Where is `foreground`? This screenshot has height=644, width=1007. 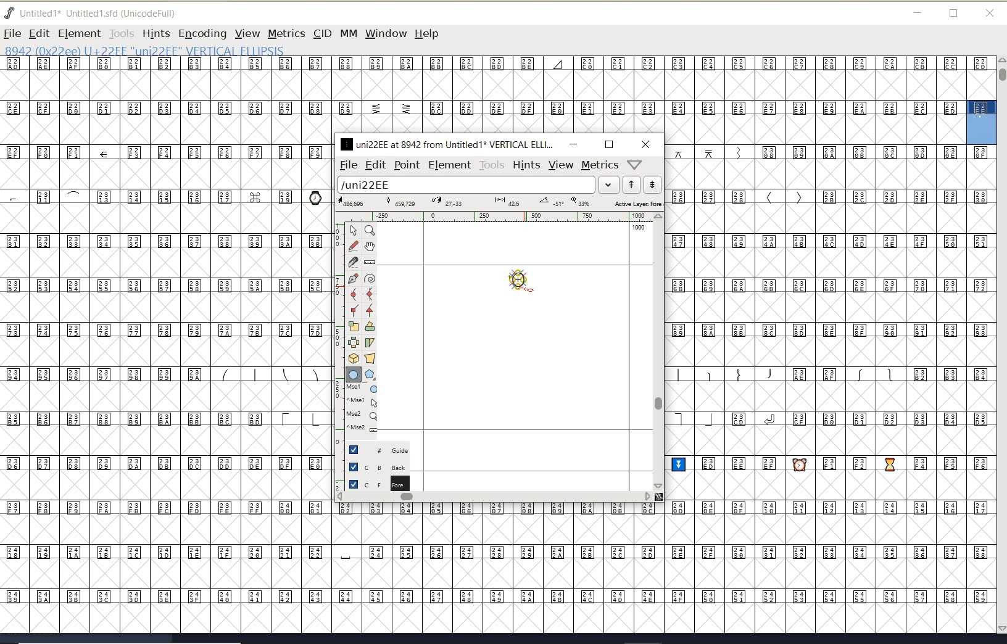 foreground is located at coordinates (378, 483).